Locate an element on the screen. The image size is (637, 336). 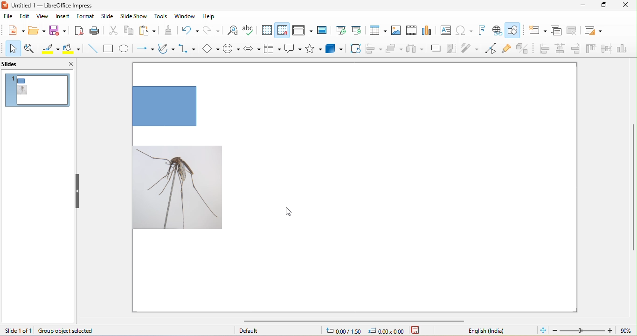
table is located at coordinates (378, 30).